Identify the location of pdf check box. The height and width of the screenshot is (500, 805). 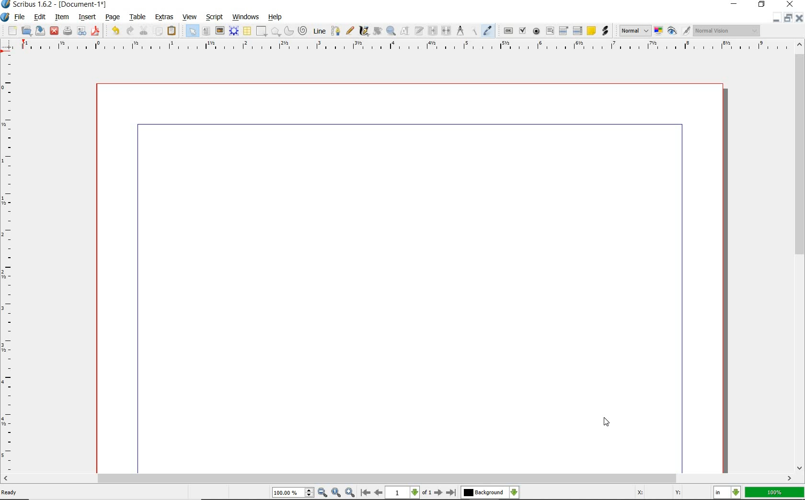
(522, 30).